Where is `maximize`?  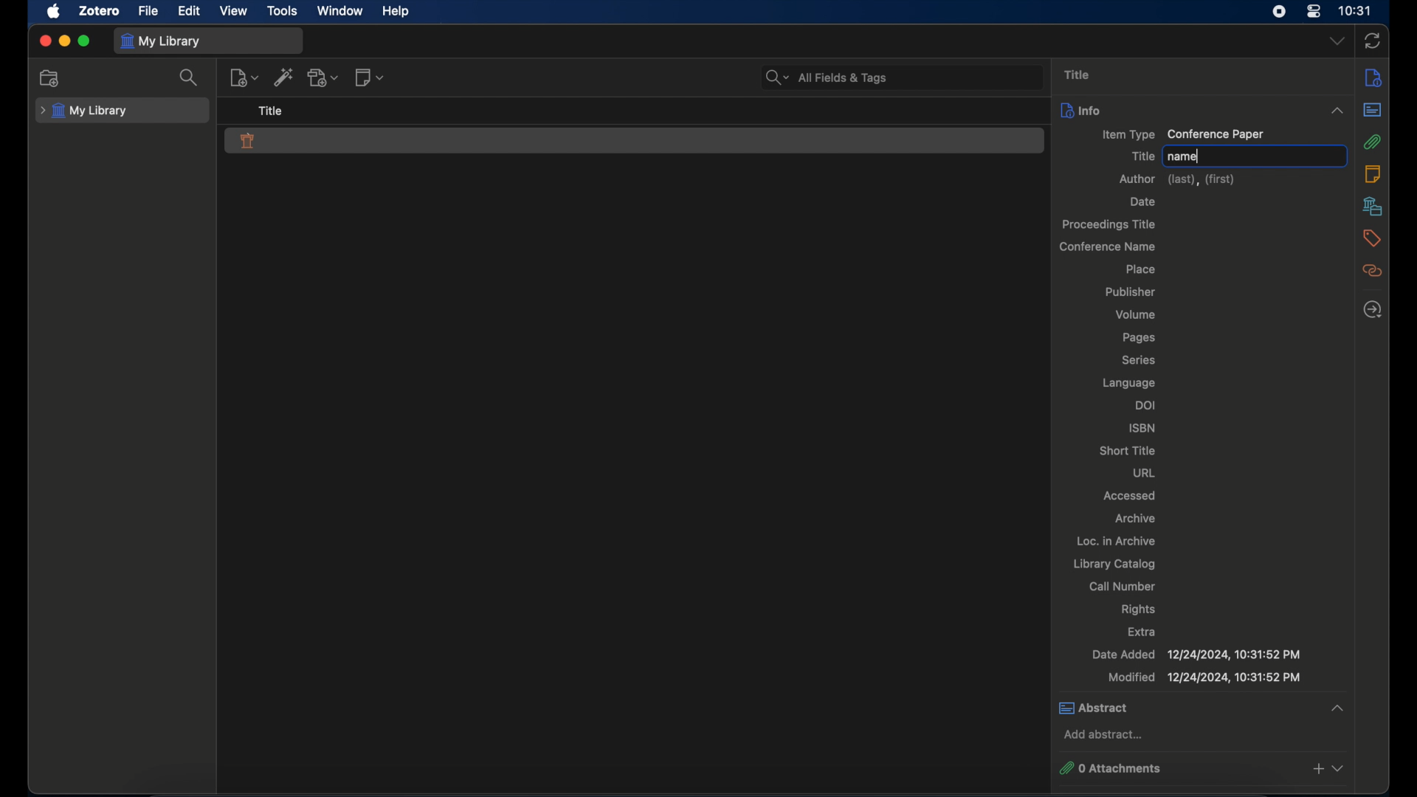
maximize is located at coordinates (85, 41).